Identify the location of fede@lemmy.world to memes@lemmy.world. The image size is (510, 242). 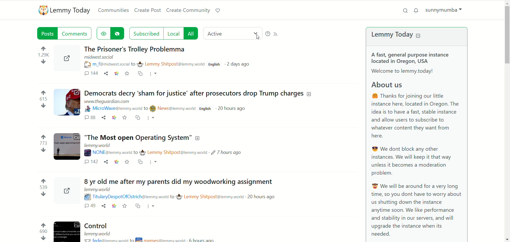
(136, 240).